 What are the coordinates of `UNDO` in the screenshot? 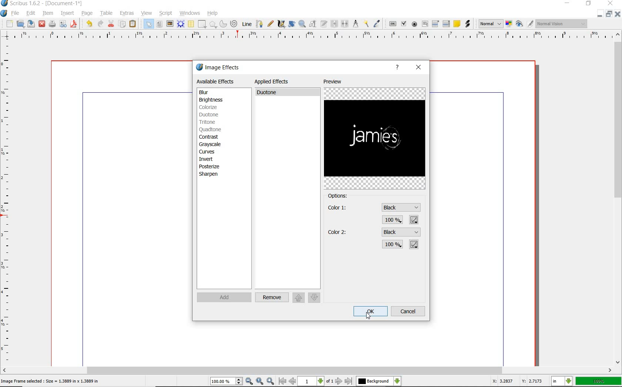 It's located at (100, 24).